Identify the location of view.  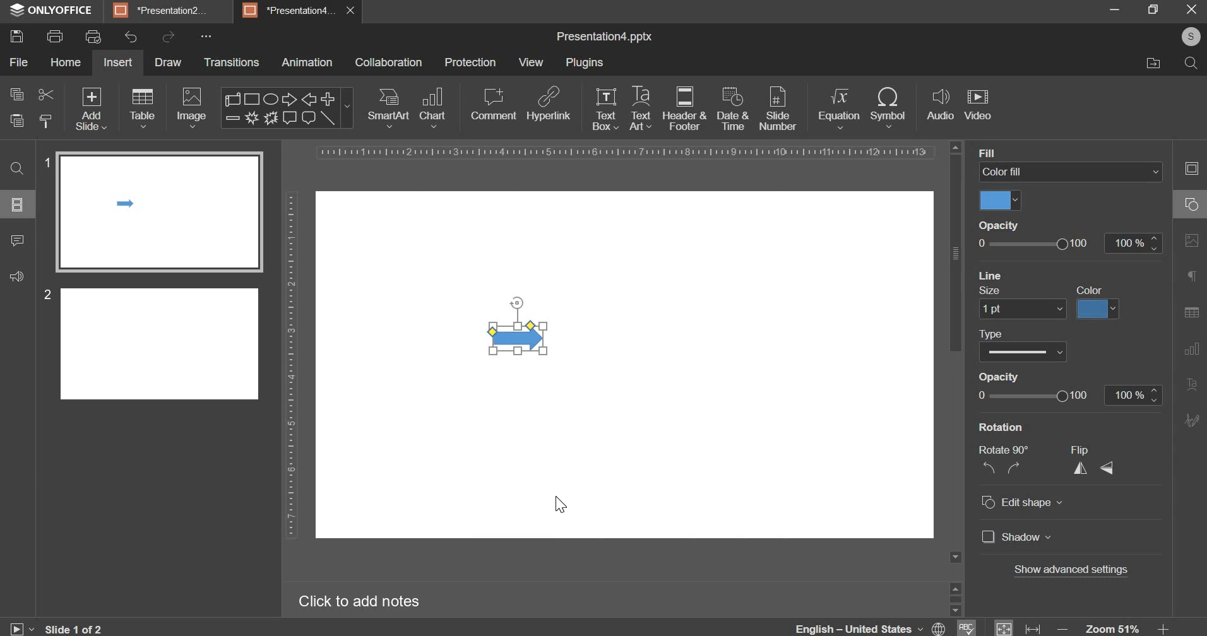
(530, 62).